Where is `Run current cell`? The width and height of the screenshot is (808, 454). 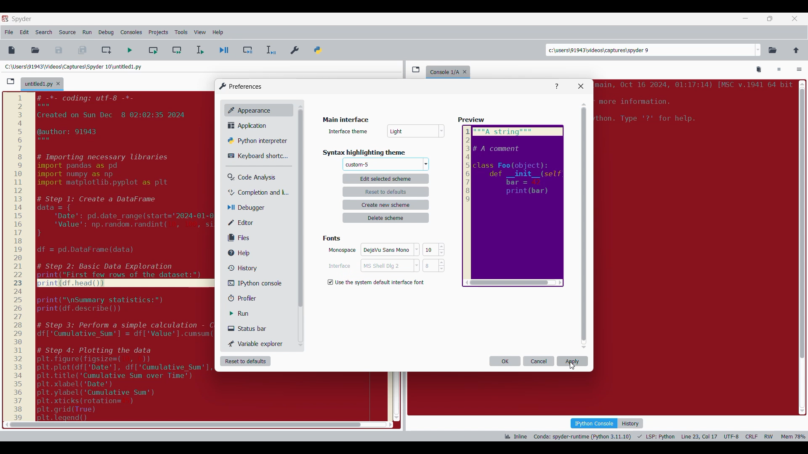
Run current cell is located at coordinates (153, 50).